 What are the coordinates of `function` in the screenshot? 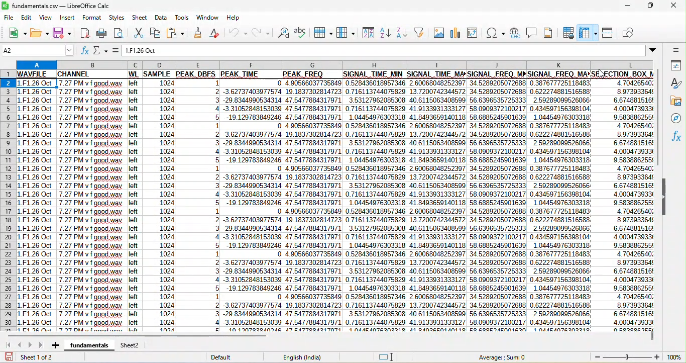 It's located at (677, 139).